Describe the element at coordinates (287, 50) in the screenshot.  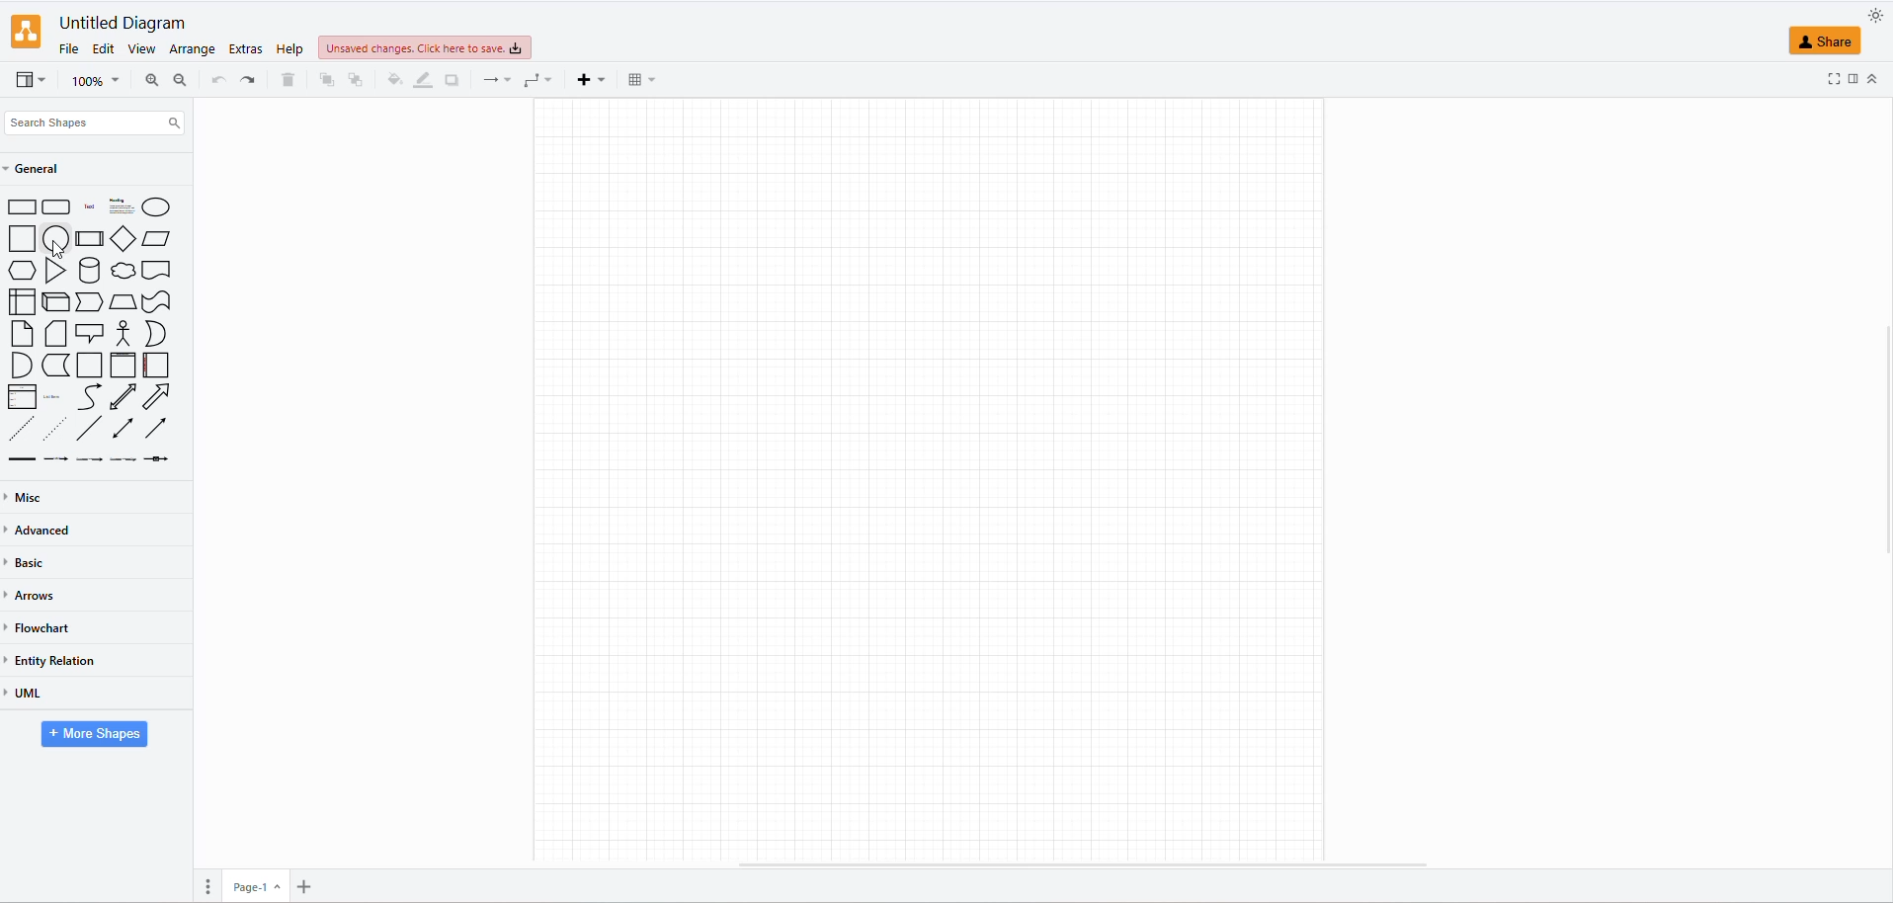
I see `HELP` at that location.